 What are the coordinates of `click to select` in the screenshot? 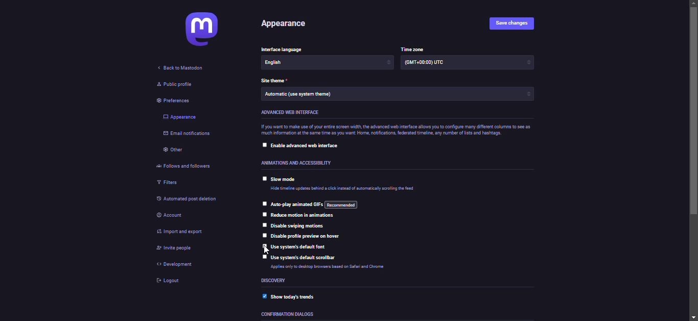 It's located at (264, 203).